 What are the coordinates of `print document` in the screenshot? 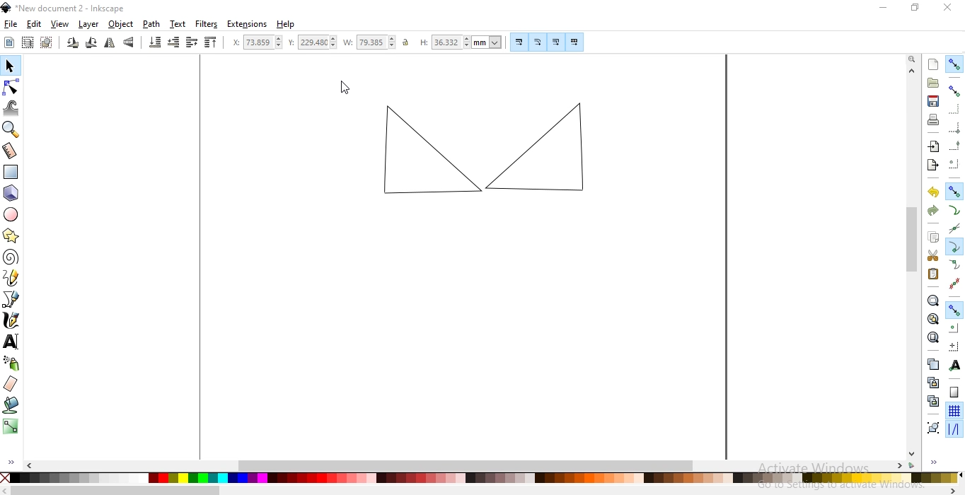 It's located at (934, 119).